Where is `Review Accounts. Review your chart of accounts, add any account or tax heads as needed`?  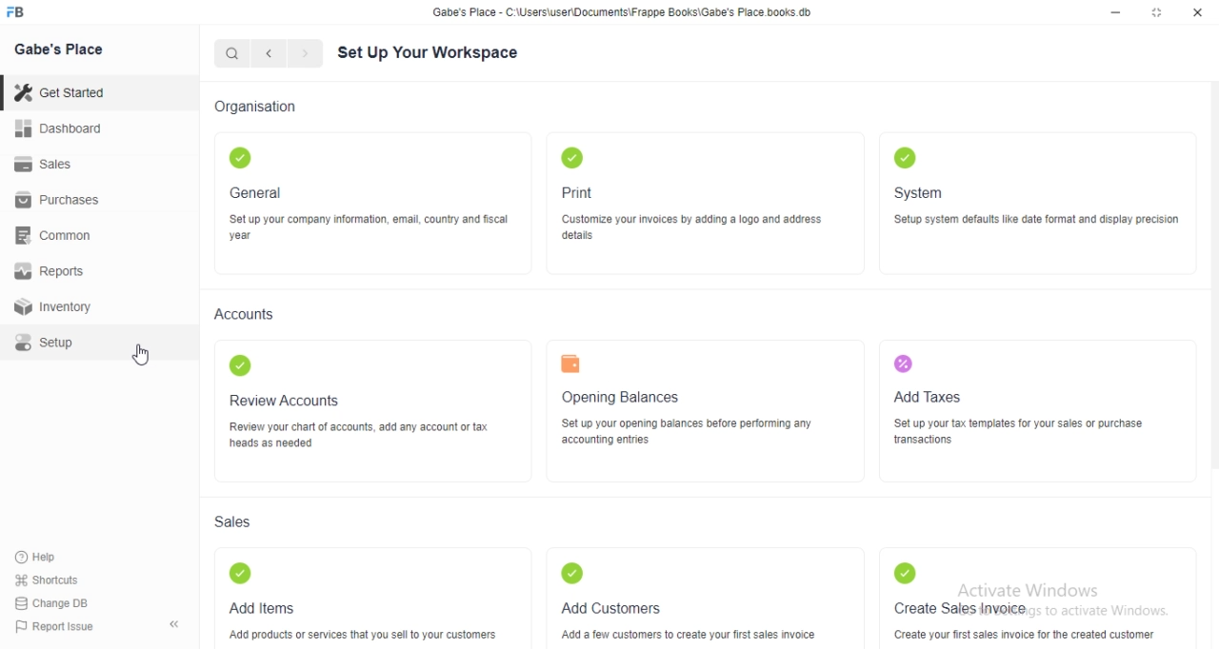
Review Accounts. Review your chart of accounts, add any account or tax heads as needed is located at coordinates (368, 408).